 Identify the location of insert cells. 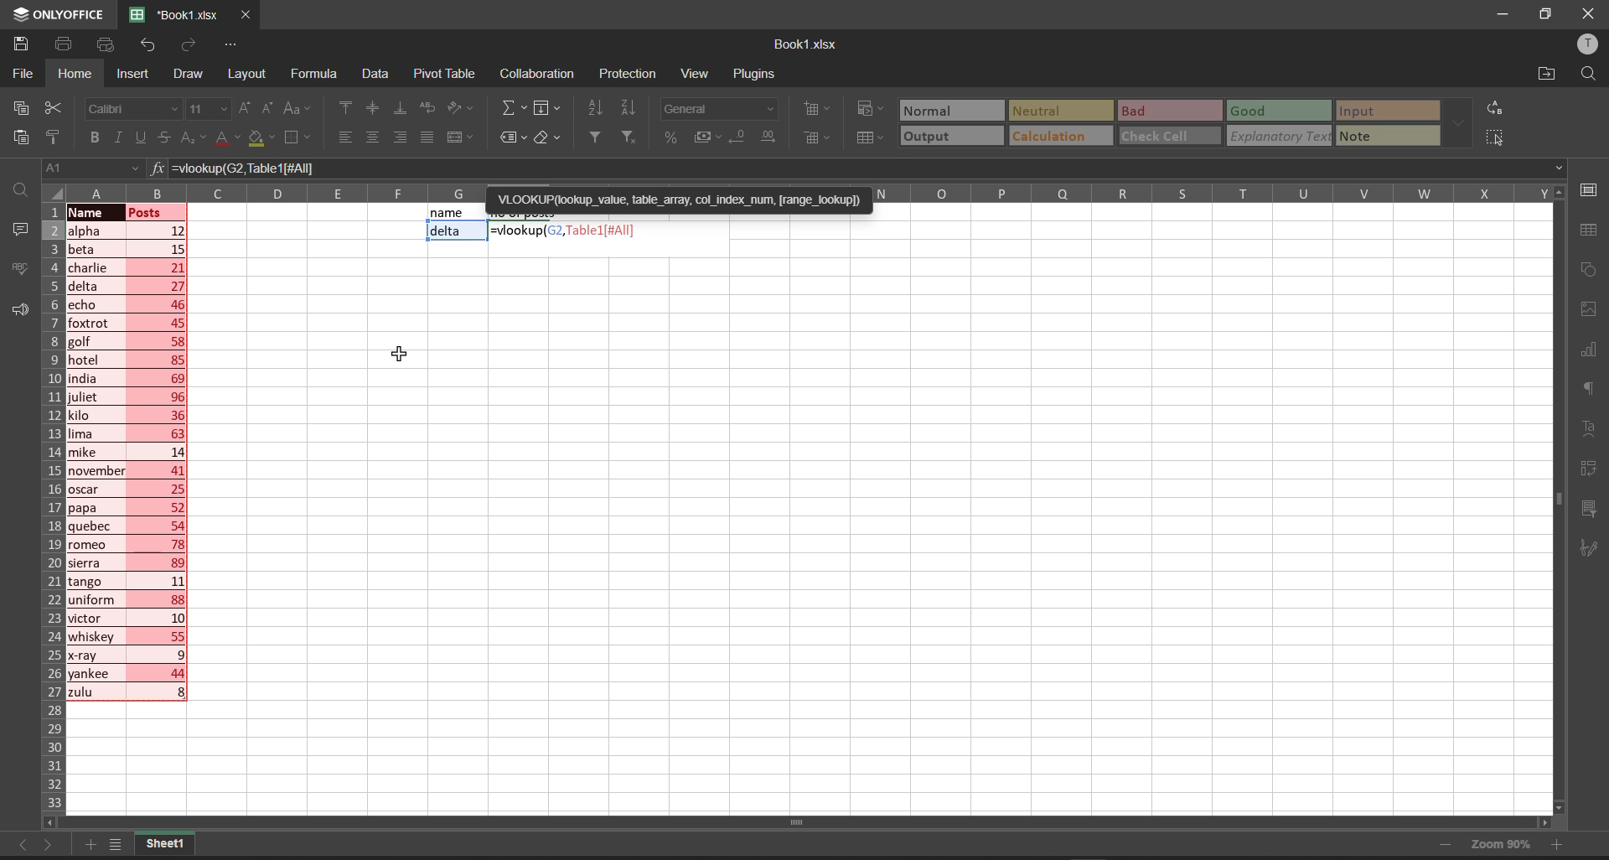
(815, 110).